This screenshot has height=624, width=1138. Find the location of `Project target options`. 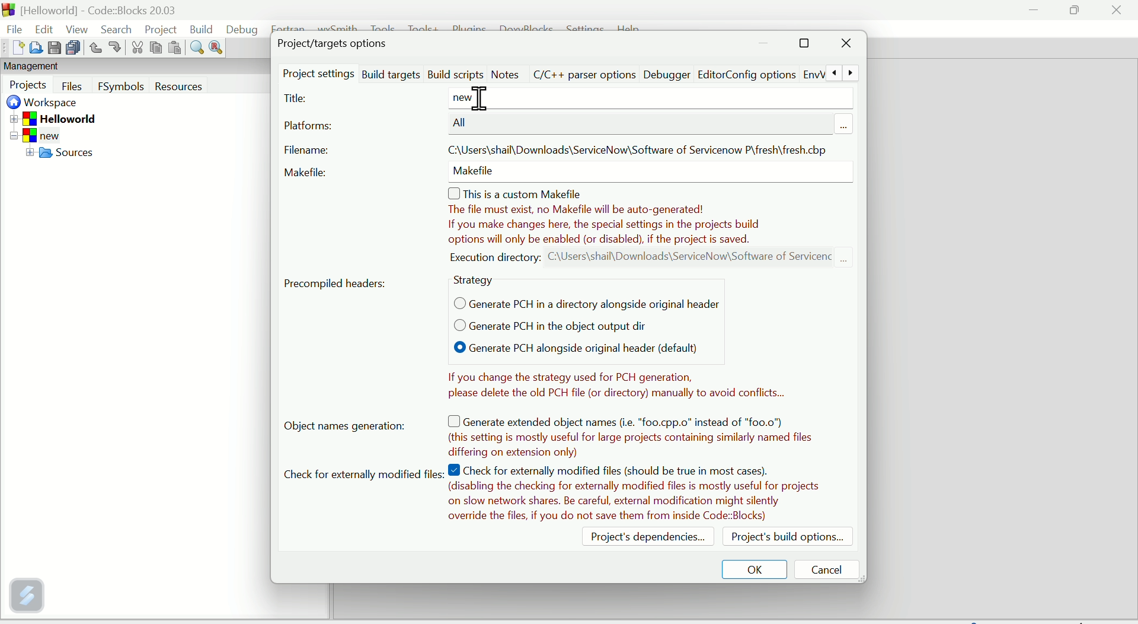

Project target options is located at coordinates (335, 43).